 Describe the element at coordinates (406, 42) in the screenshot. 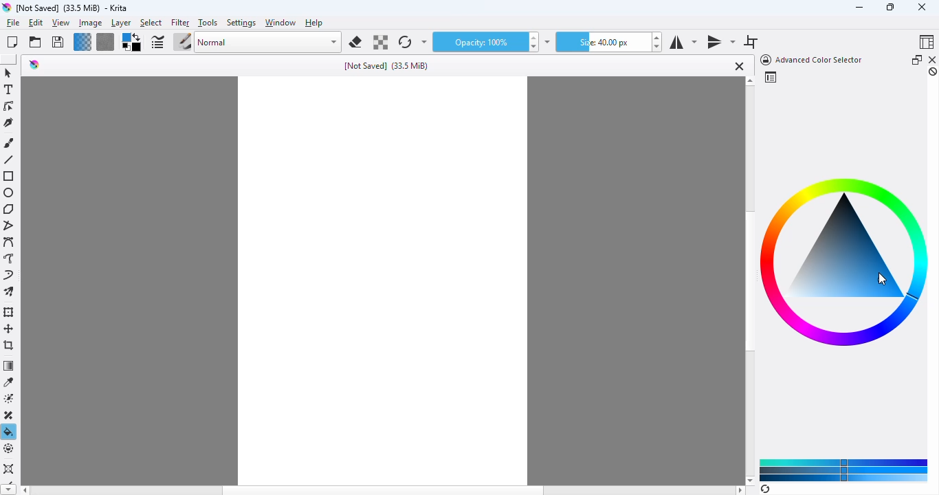

I see `reload original preset` at that location.